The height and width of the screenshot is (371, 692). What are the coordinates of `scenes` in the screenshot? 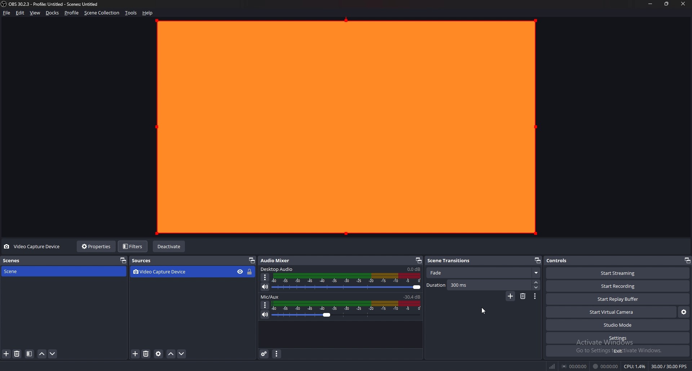 It's located at (36, 260).